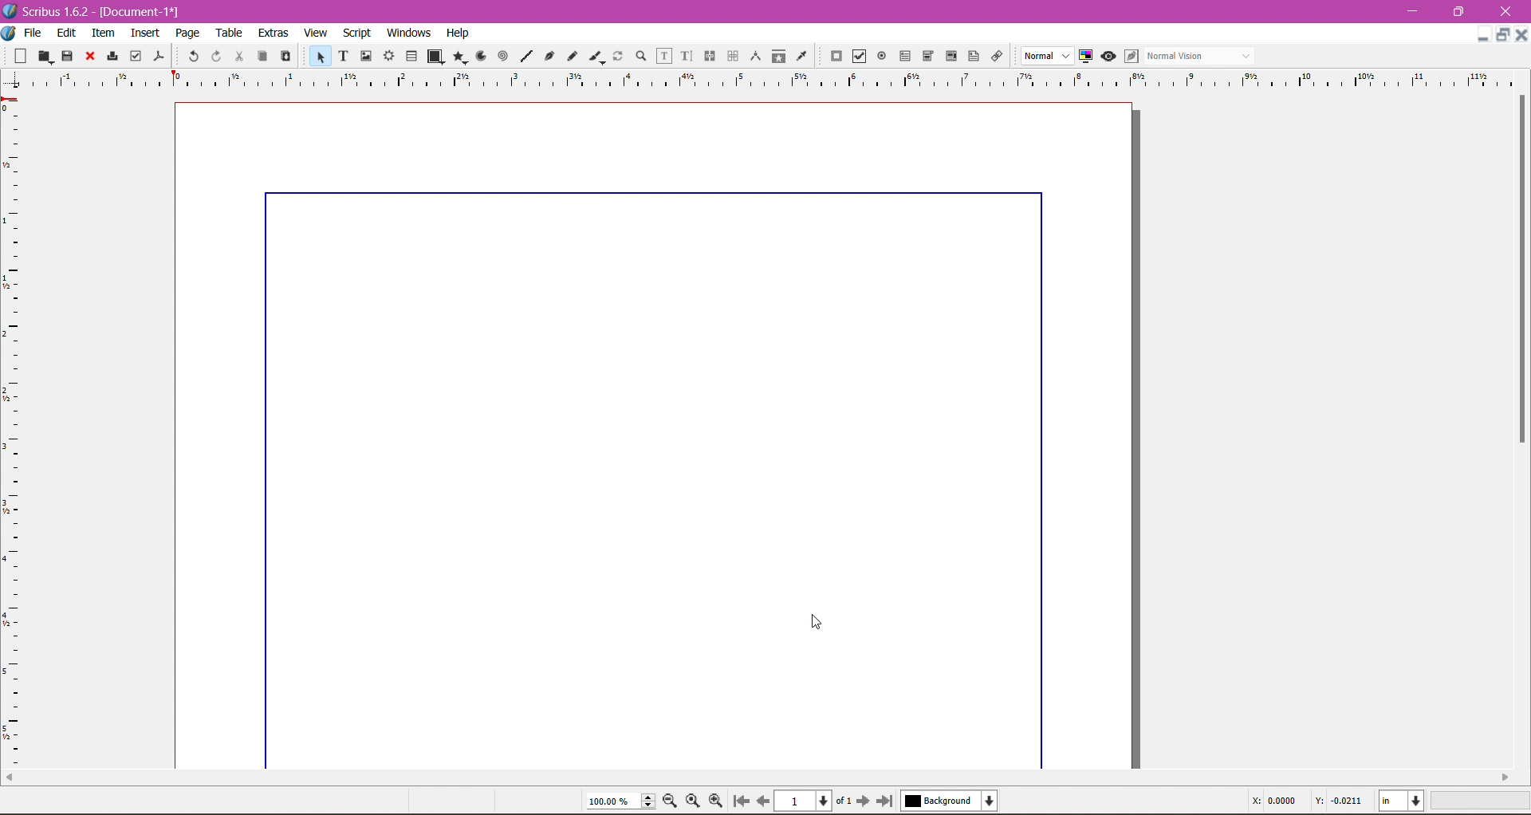 This screenshot has width=1531, height=815. I want to click on Polygon, so click(457, 57).